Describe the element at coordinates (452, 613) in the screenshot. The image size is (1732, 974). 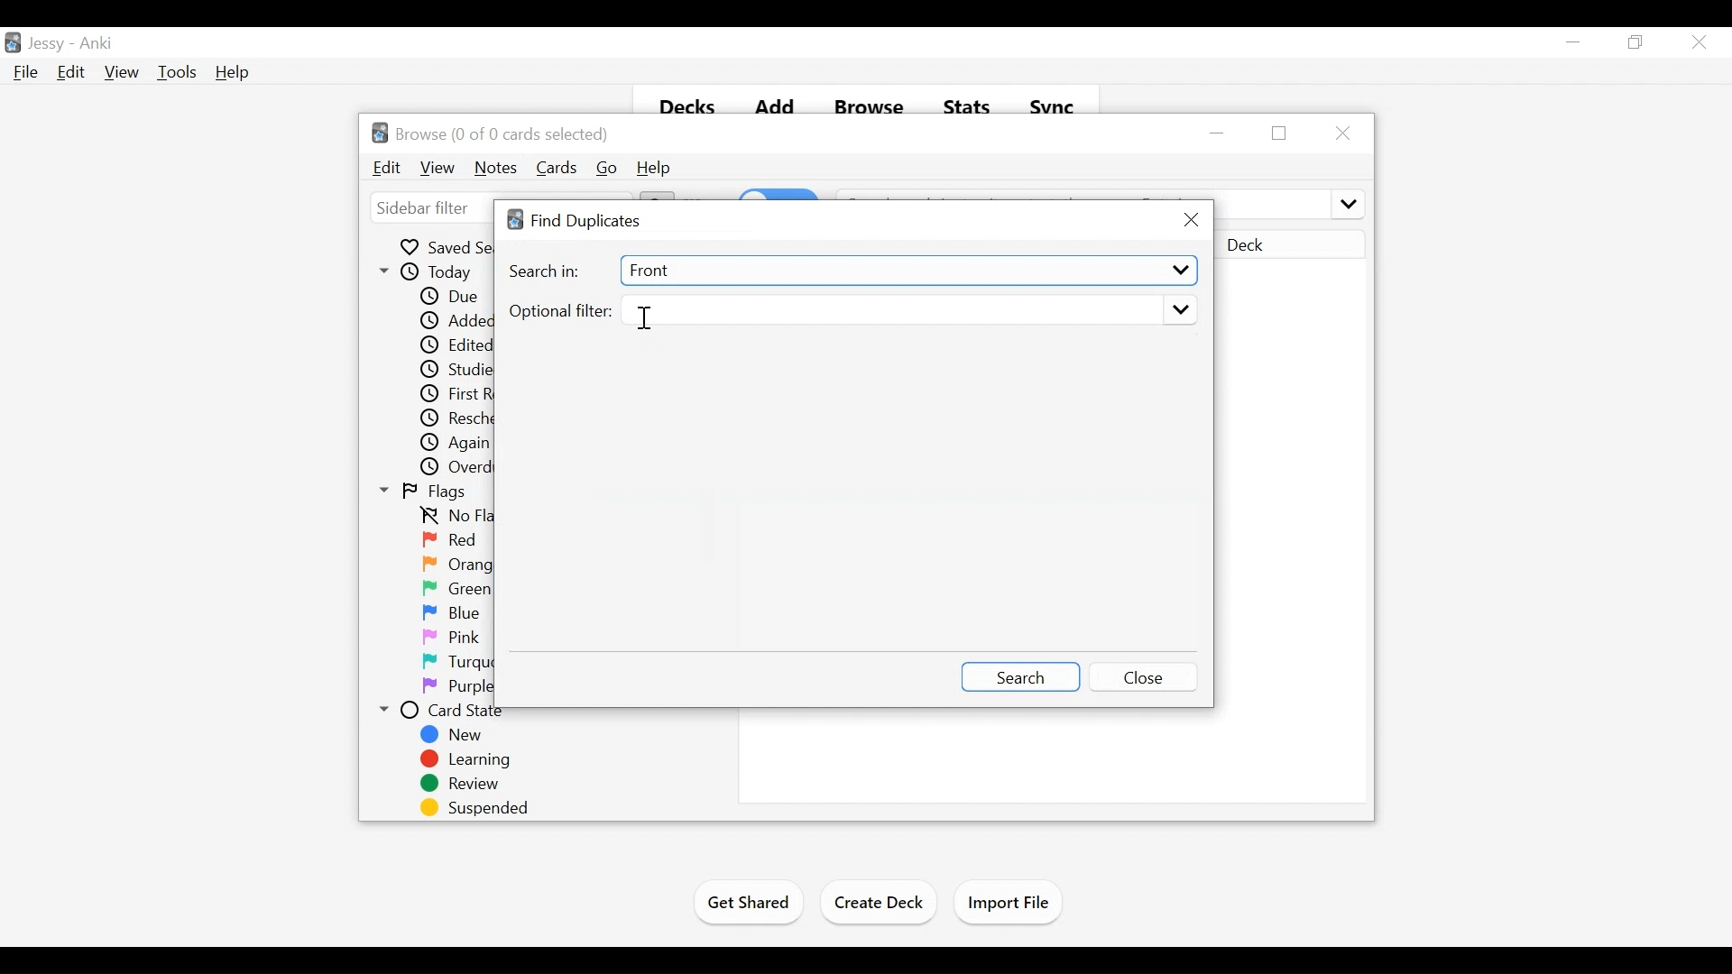
I see `Blue` at that location.